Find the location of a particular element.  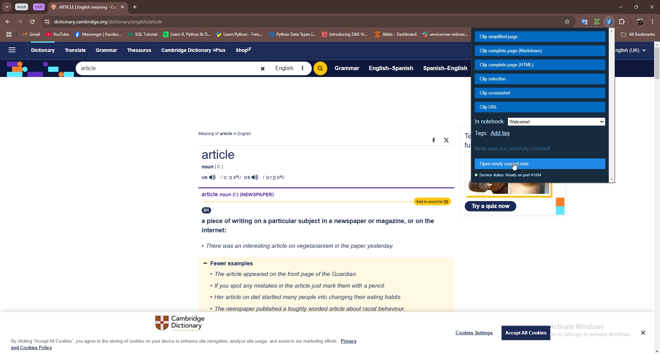

in notebook is located at coordinates (539, 121).